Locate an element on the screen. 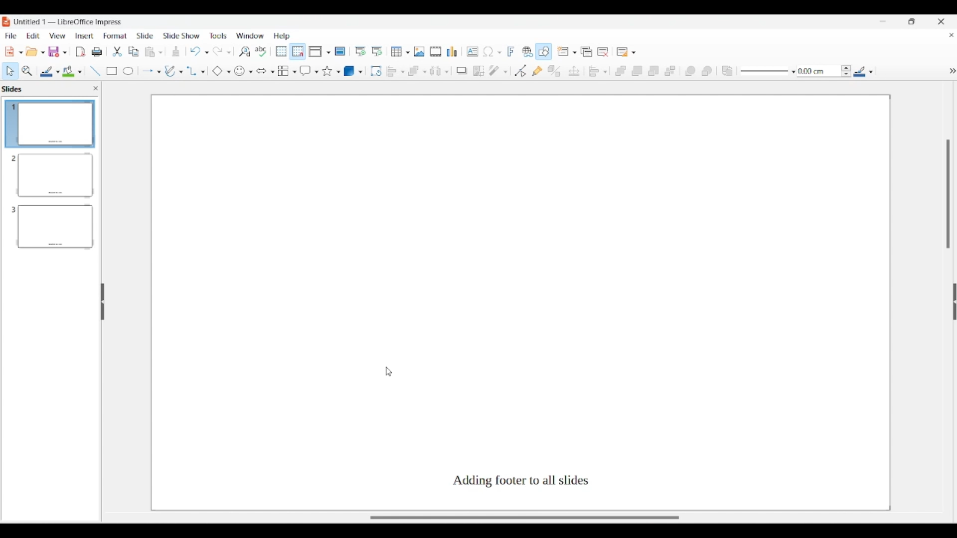  Crop image is located at coordinates (479, 71).